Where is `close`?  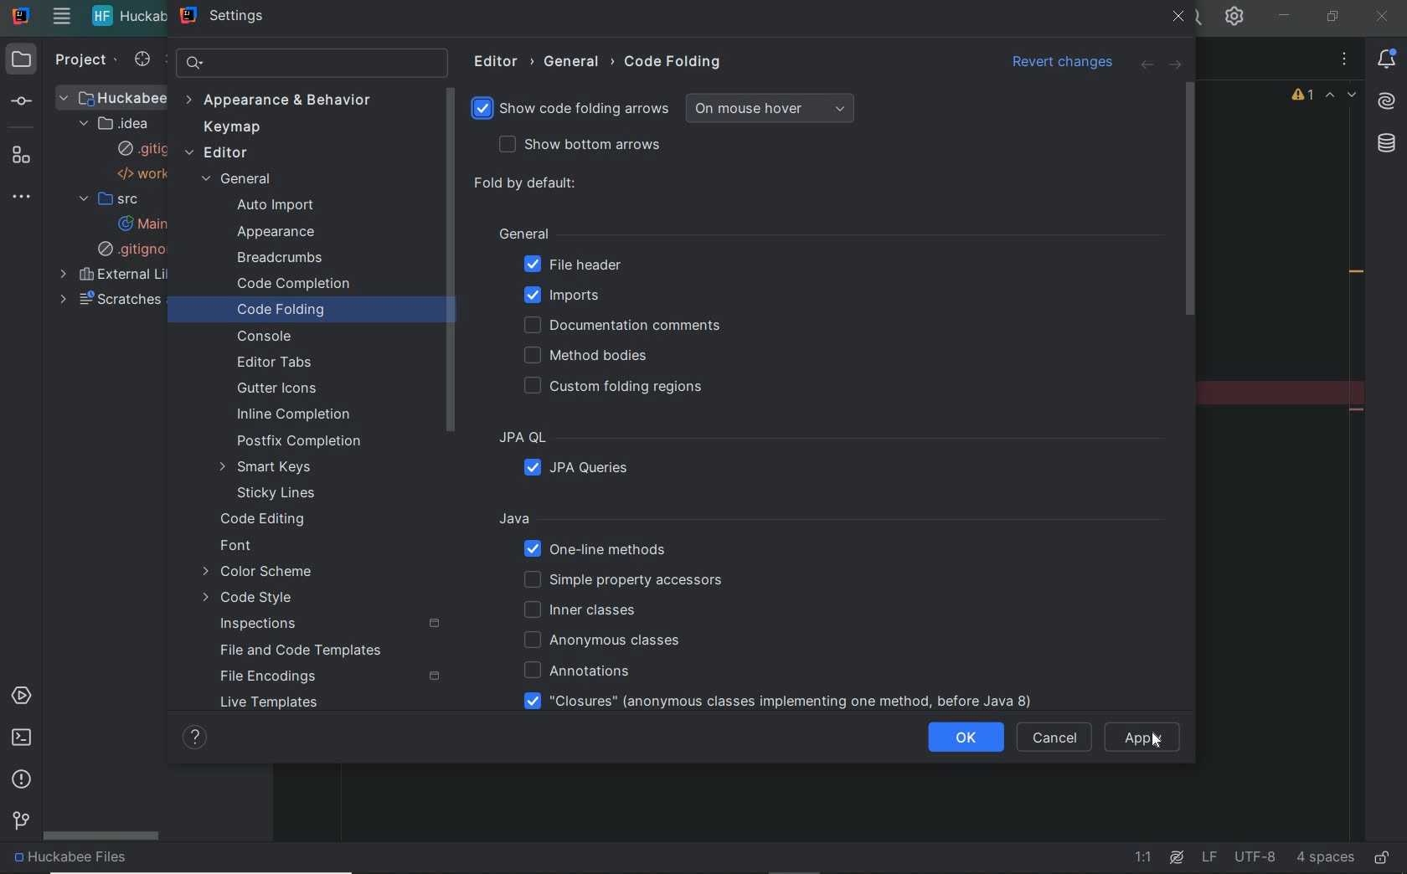 close is located at coordinates (1181, 18).